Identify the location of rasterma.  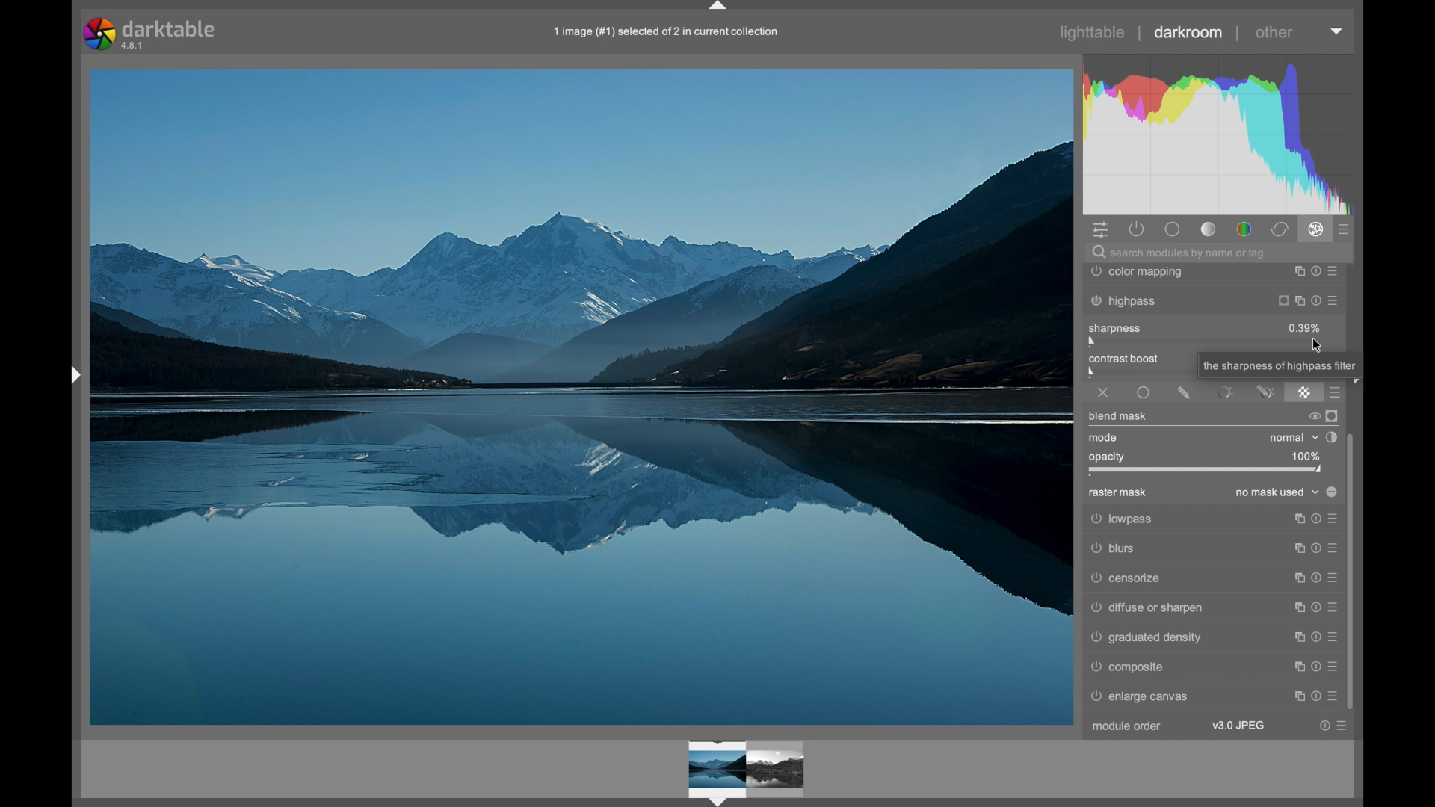
(1304, 392).